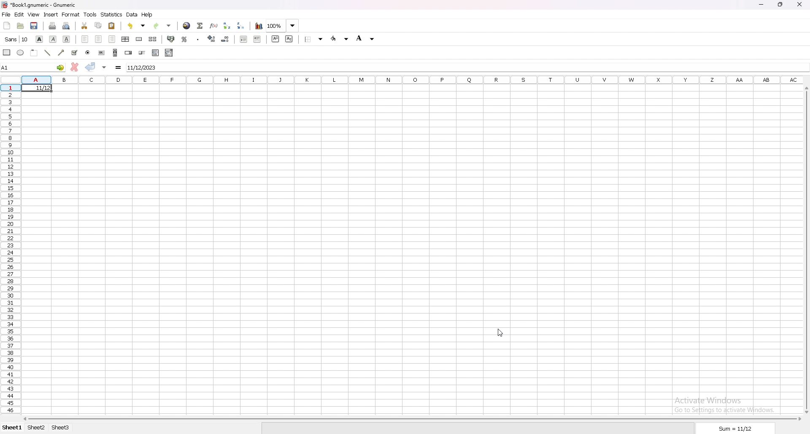  I want to click on italic, so click(53, 39).